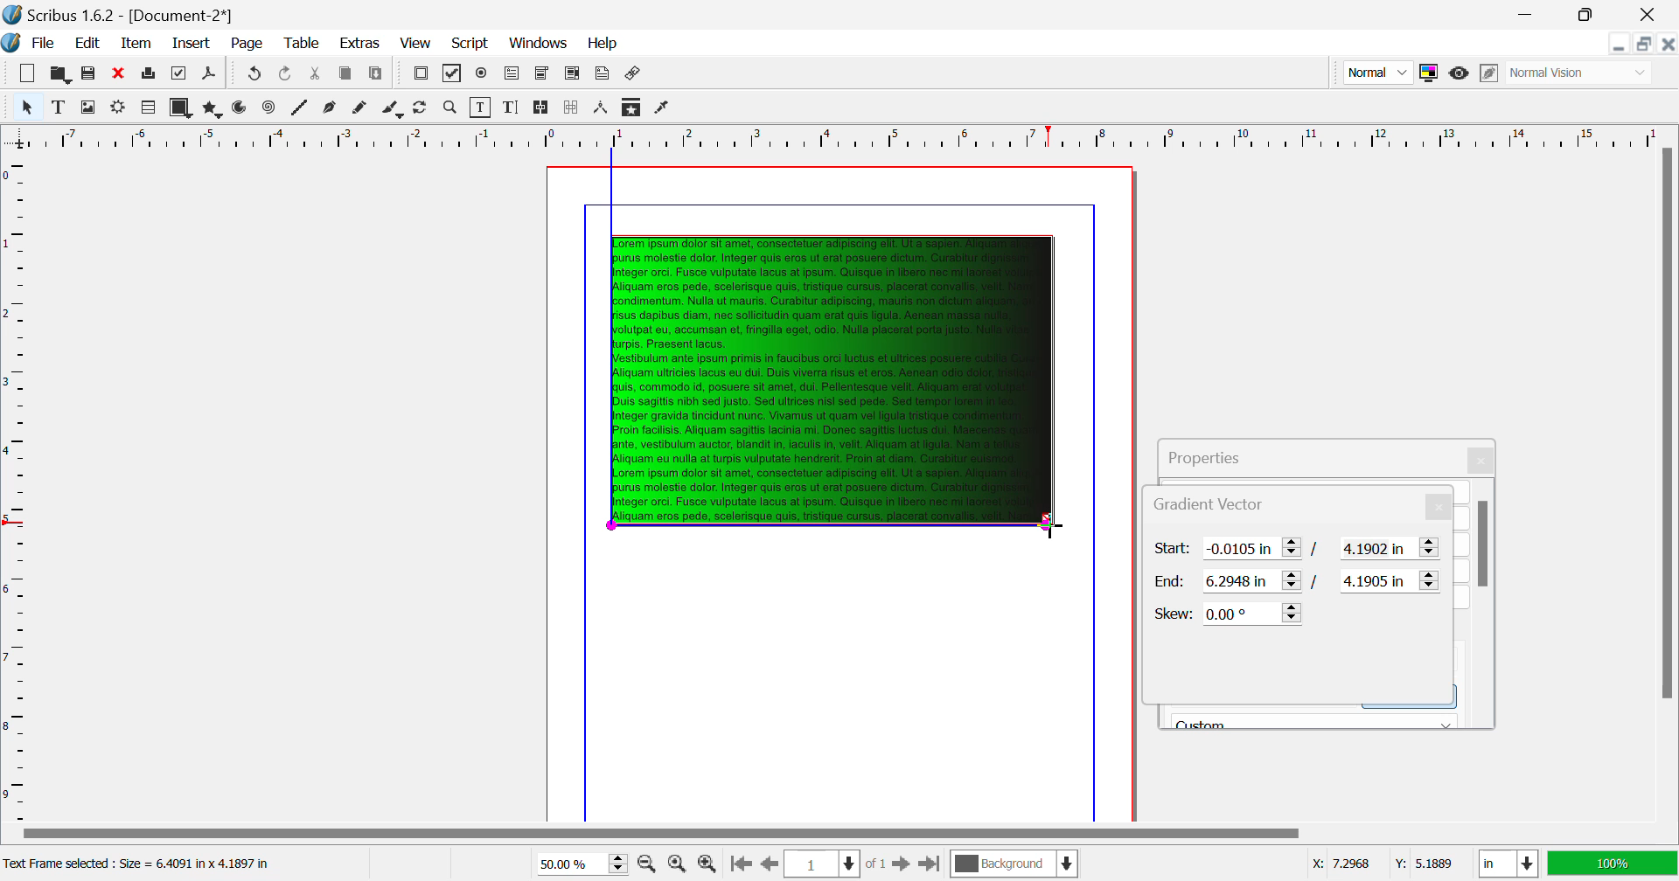  Describe the element at coordinates (394, 110) in the screenshot. I see `Calligraphic Line` at that location.